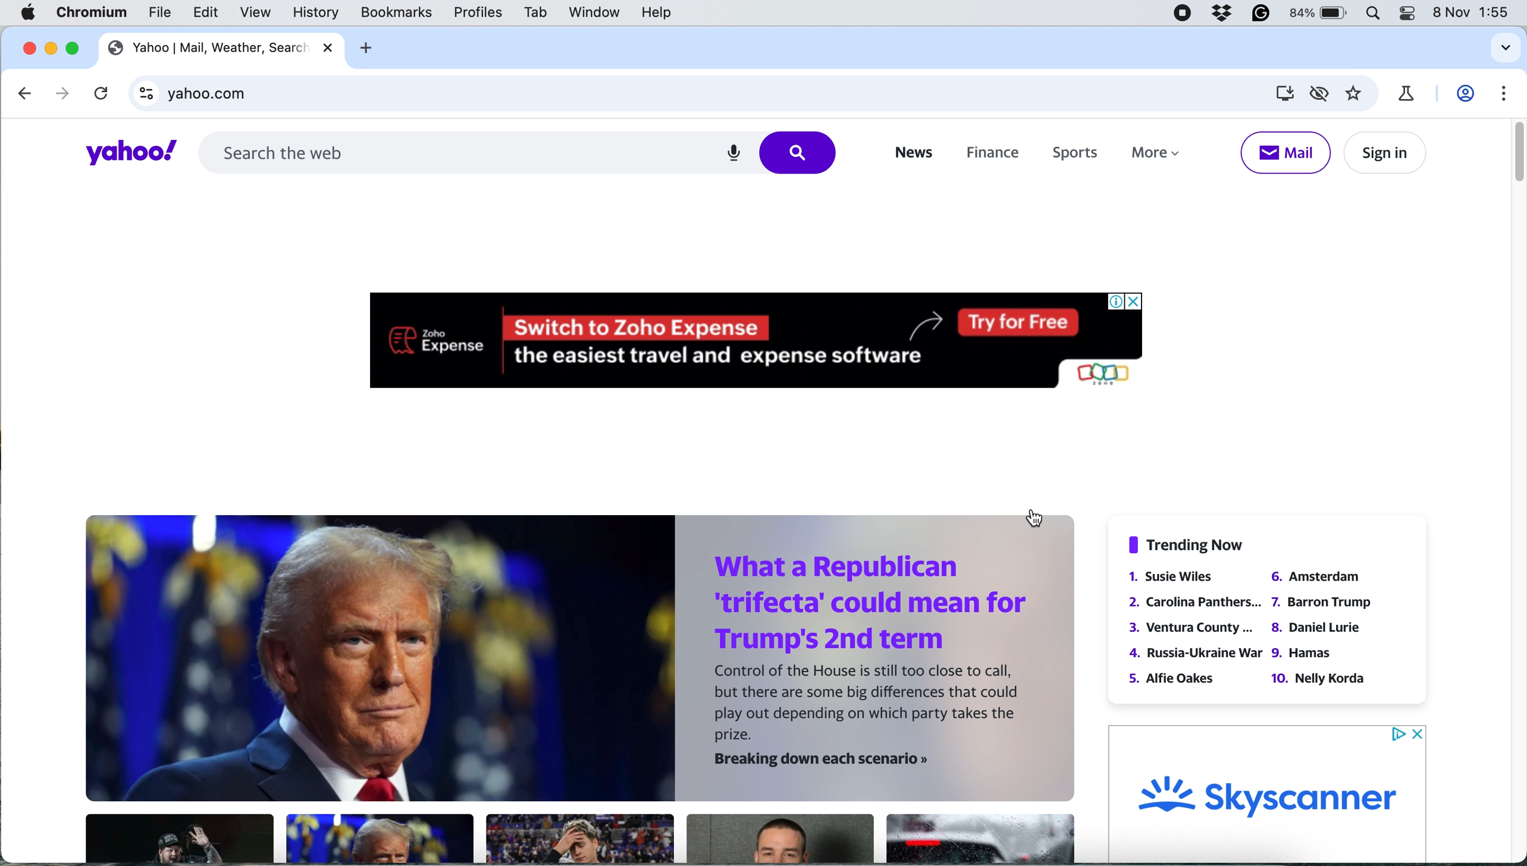  Describe the element at coordinates (1314, 576) in the screenshot. I see `Amsterdam` at that location.